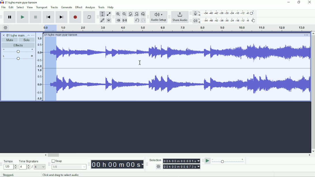 The image size is (315, 177). What do you see at coordinates (178, 155) in the screenshot?
I see `Horizontal scrollbar` at bounding box center [178, 155].